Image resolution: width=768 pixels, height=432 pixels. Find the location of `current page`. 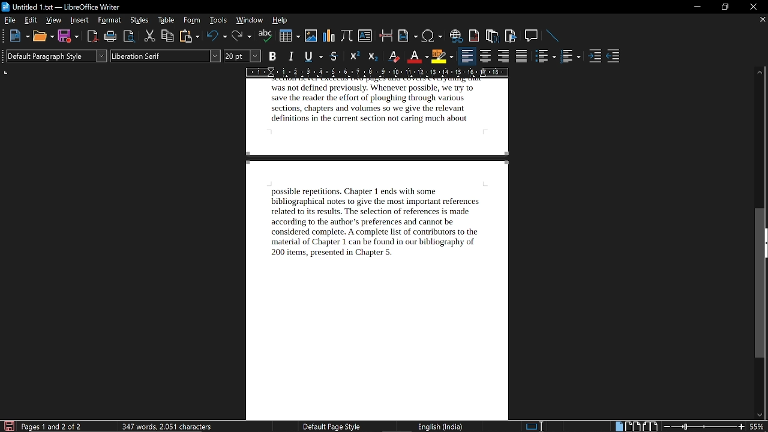

current page is located at coordinates (52, 426).